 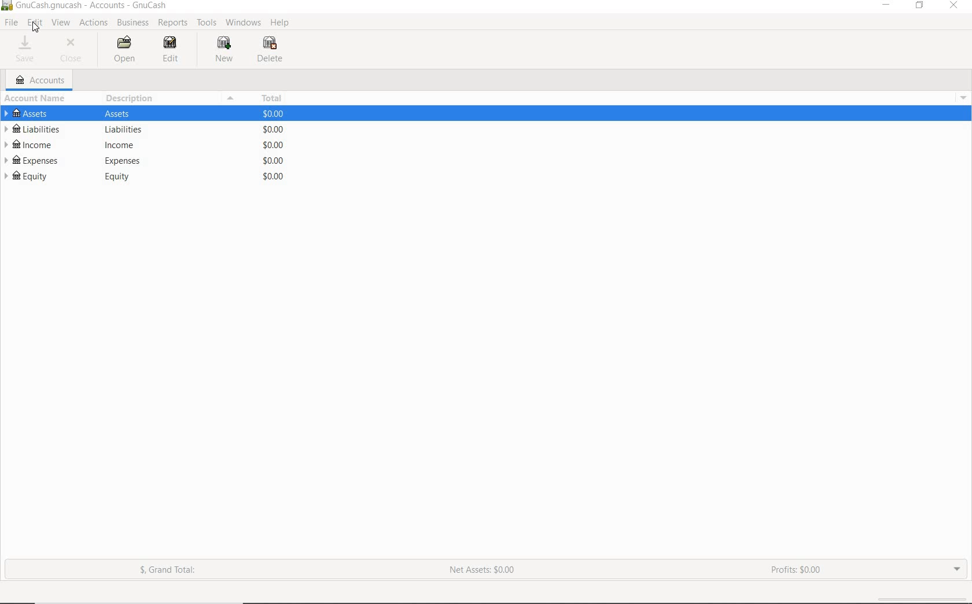 I want to click on DESCRIPTION, so click(x=131, y=98).